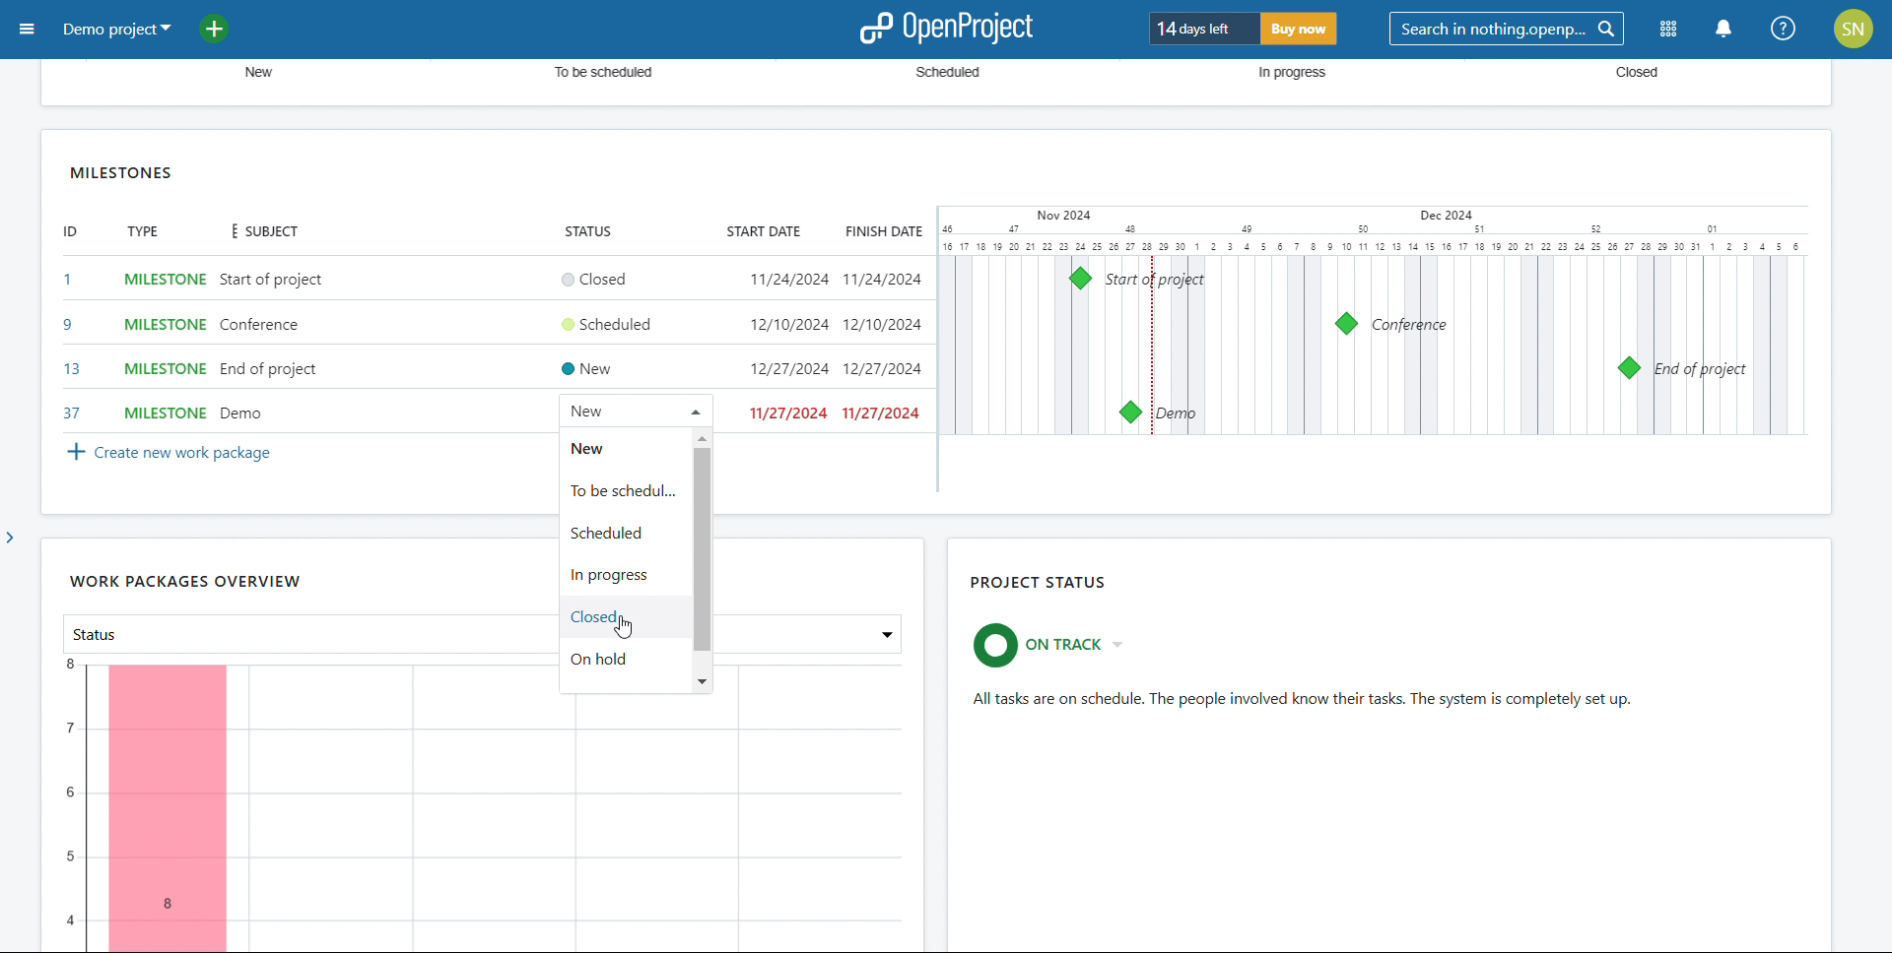 The width and height of the screenshot is (1892, 953). I want to click on days left for trial, so click(1202, 29).